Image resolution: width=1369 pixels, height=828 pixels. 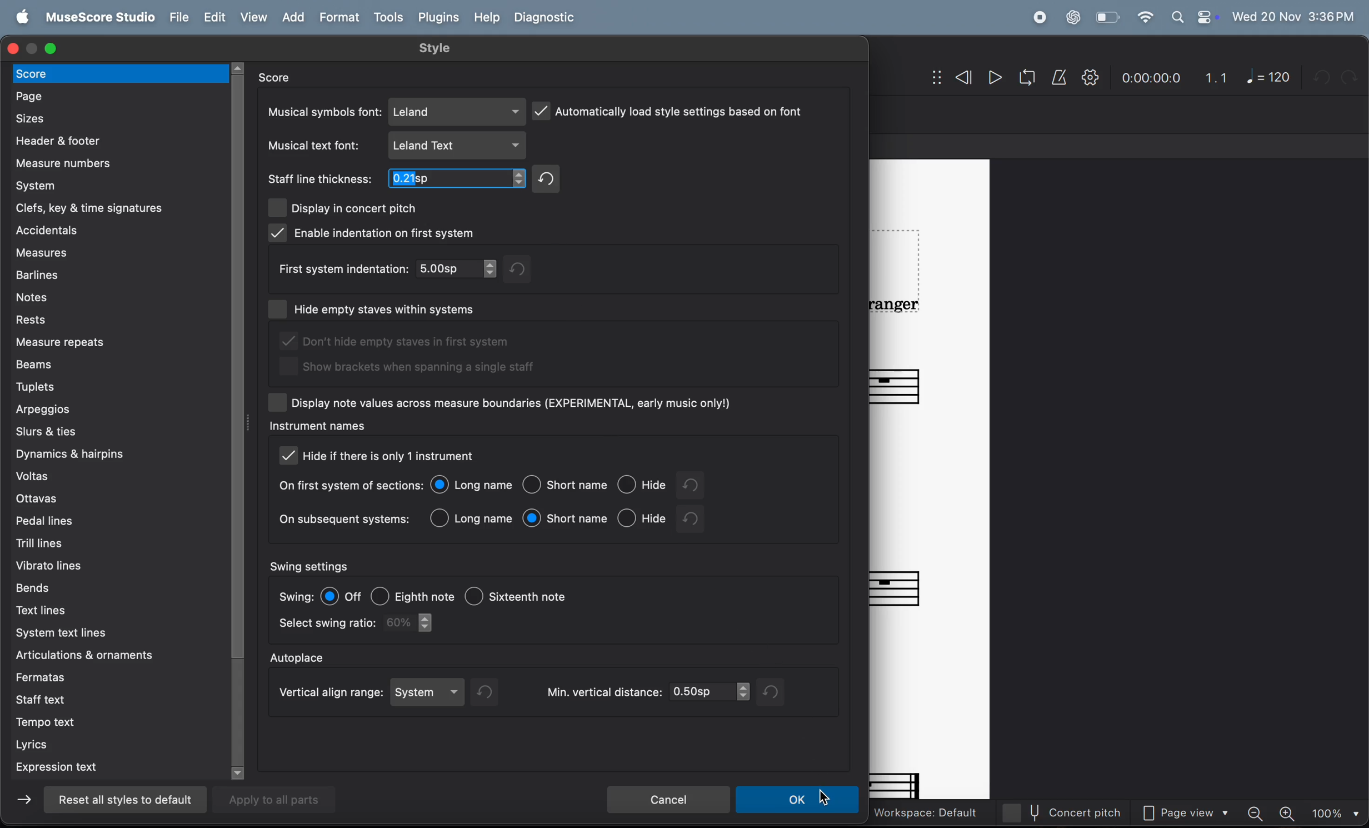 What do you see at coordinates (97, 586) in the screenshot?
I see `bends` at bounding box center [97, 586].